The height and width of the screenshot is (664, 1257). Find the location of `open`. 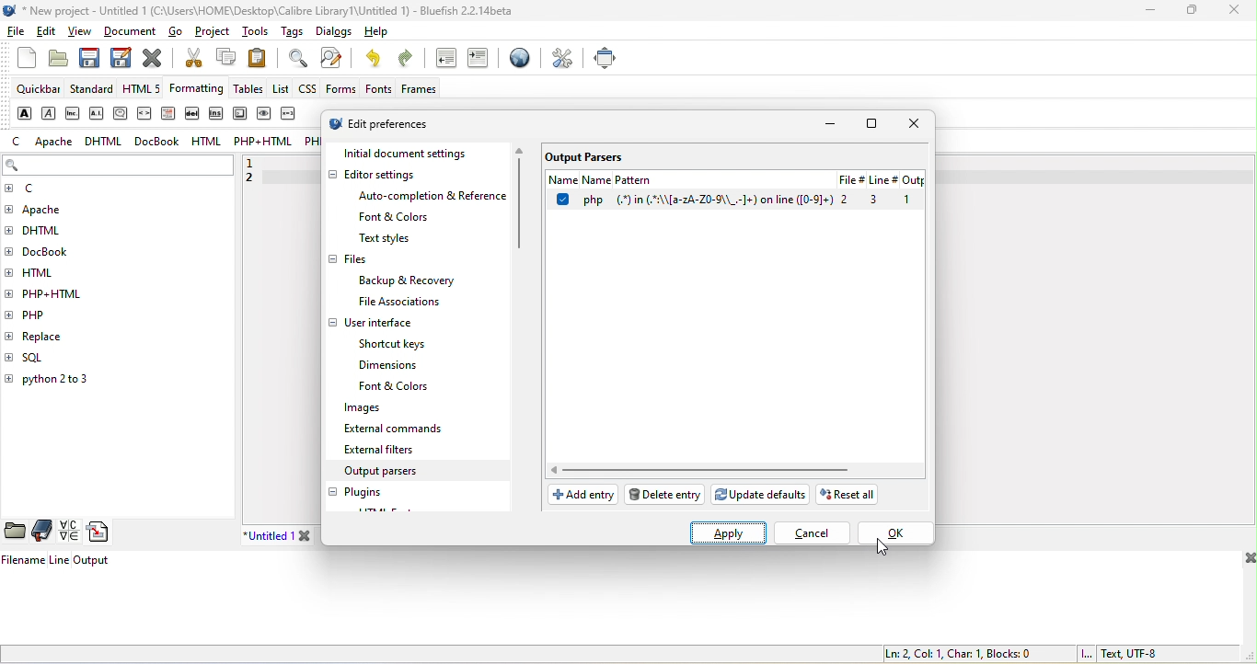

open is located at coordinates (57, 59).